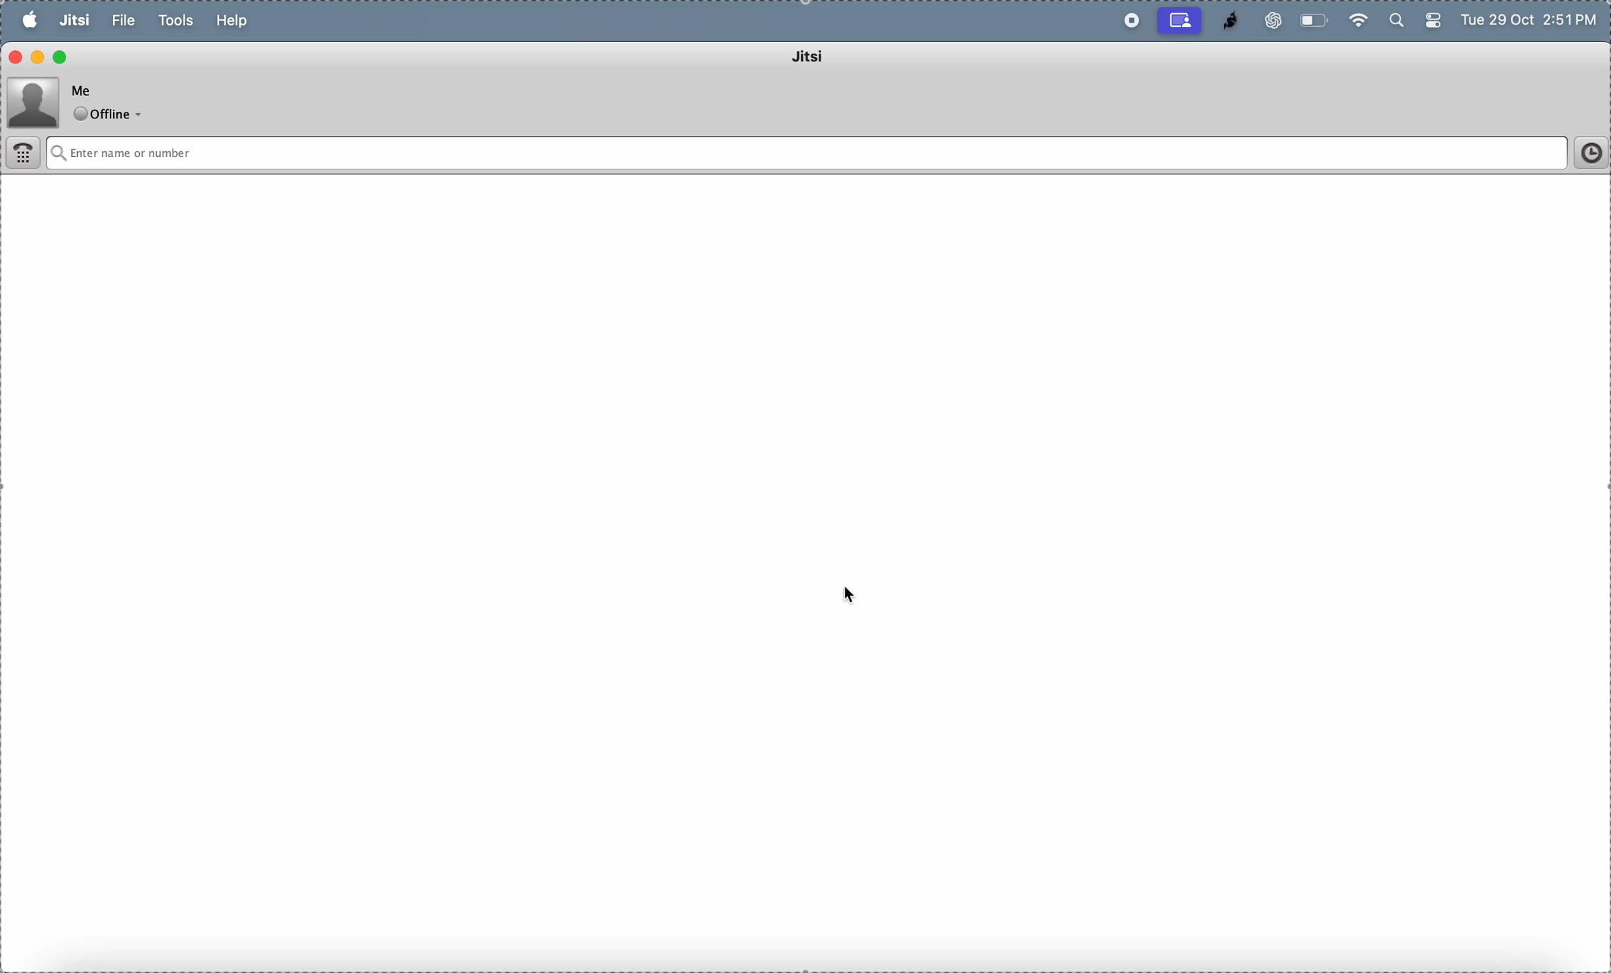 The width and height of the screenshot is (1611, 973). I want to click on tools, so click(177, 21).